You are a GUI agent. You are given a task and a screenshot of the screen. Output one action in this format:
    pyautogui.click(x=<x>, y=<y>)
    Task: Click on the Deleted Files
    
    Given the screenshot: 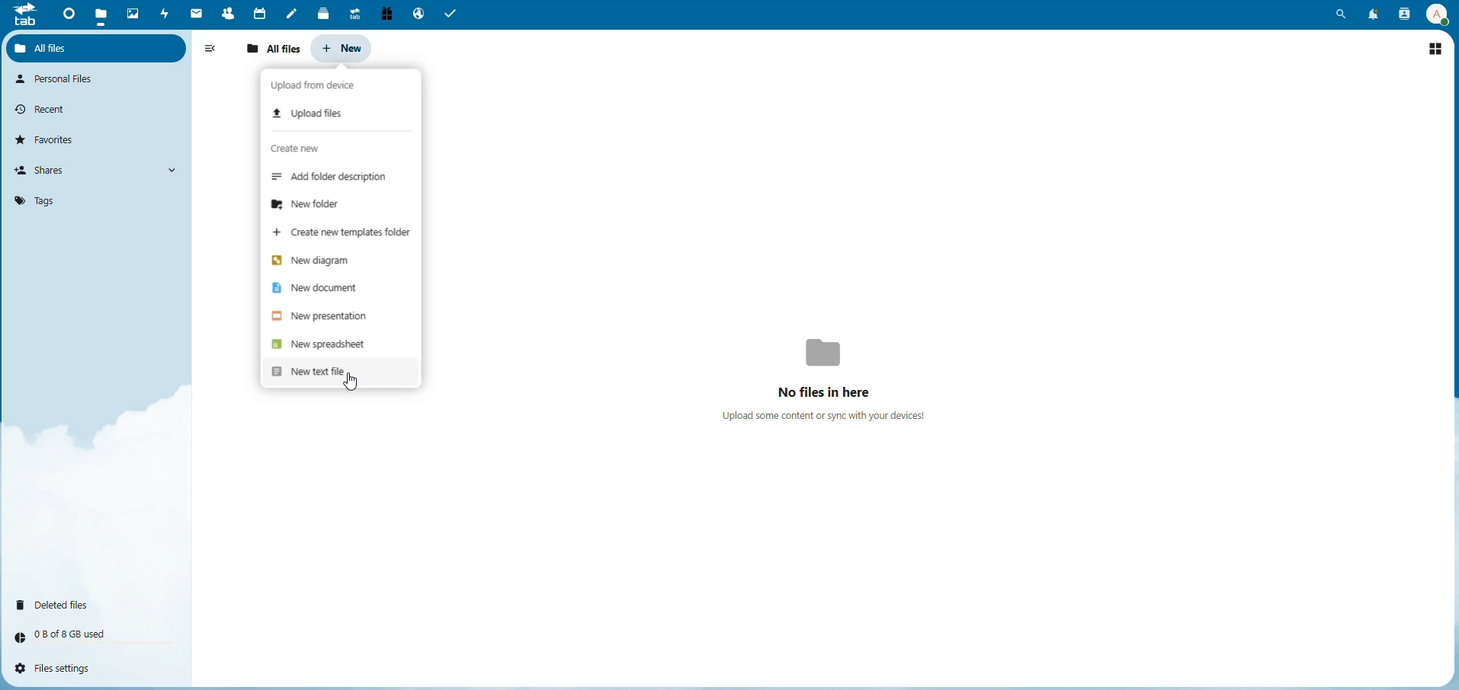 What is the action you would take?
    pyautogui.click(x=60, y=603)
    